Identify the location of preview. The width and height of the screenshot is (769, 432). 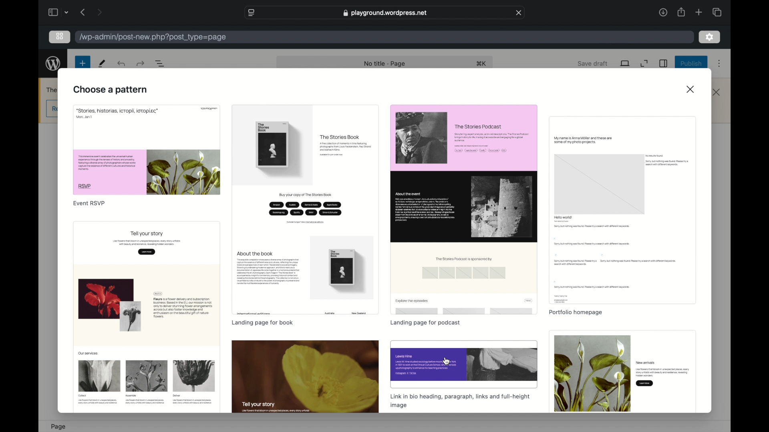
(306, 210).